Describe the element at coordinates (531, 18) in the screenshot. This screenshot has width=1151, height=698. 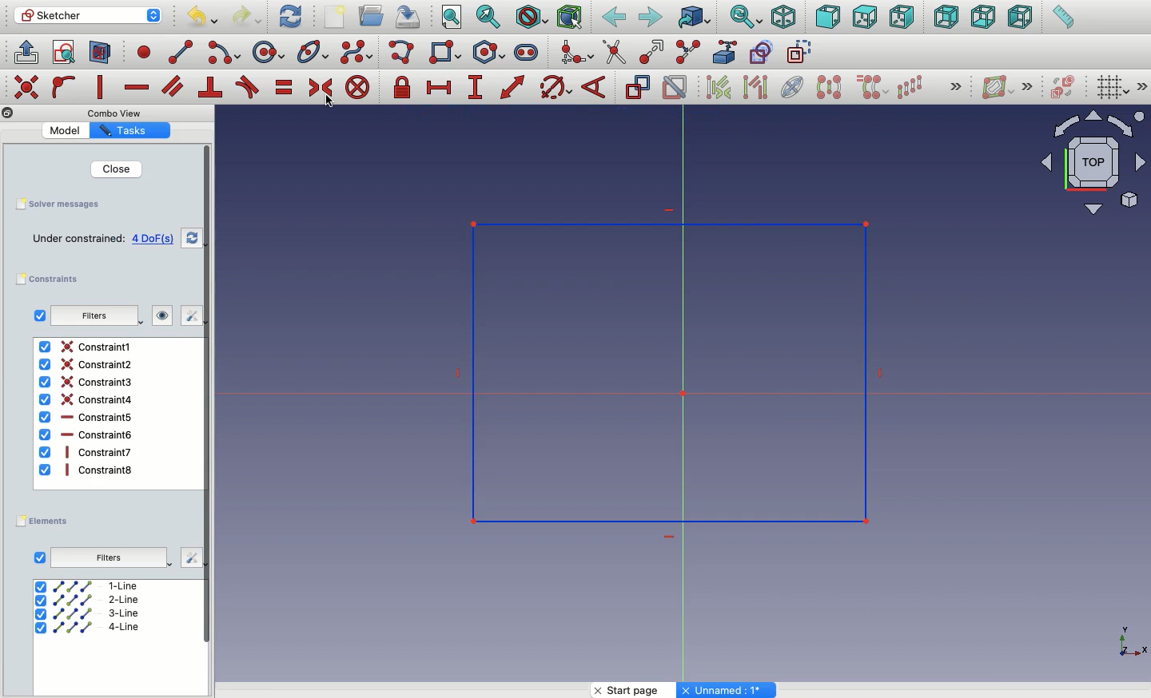
I see `Draw style` at that location.